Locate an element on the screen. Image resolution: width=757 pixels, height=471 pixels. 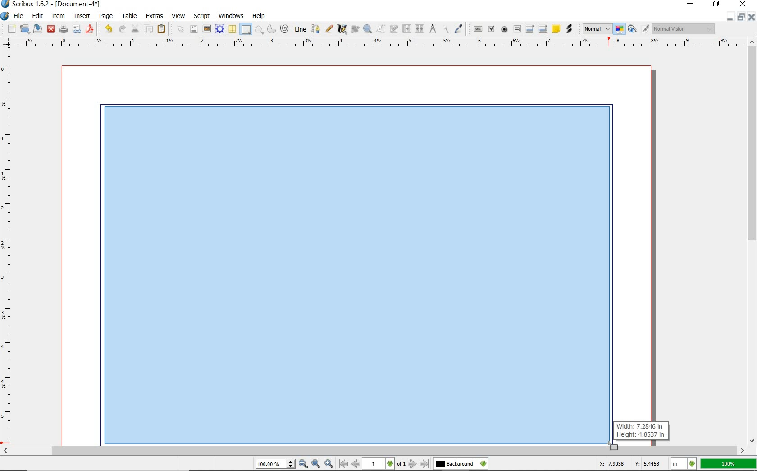
link annotation is located at coordinates (568, 30).